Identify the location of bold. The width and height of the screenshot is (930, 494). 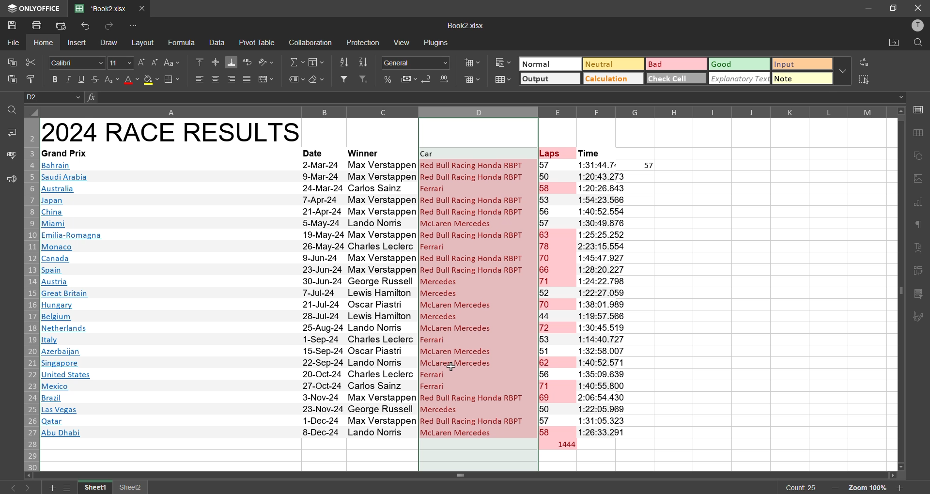
(56, 79).